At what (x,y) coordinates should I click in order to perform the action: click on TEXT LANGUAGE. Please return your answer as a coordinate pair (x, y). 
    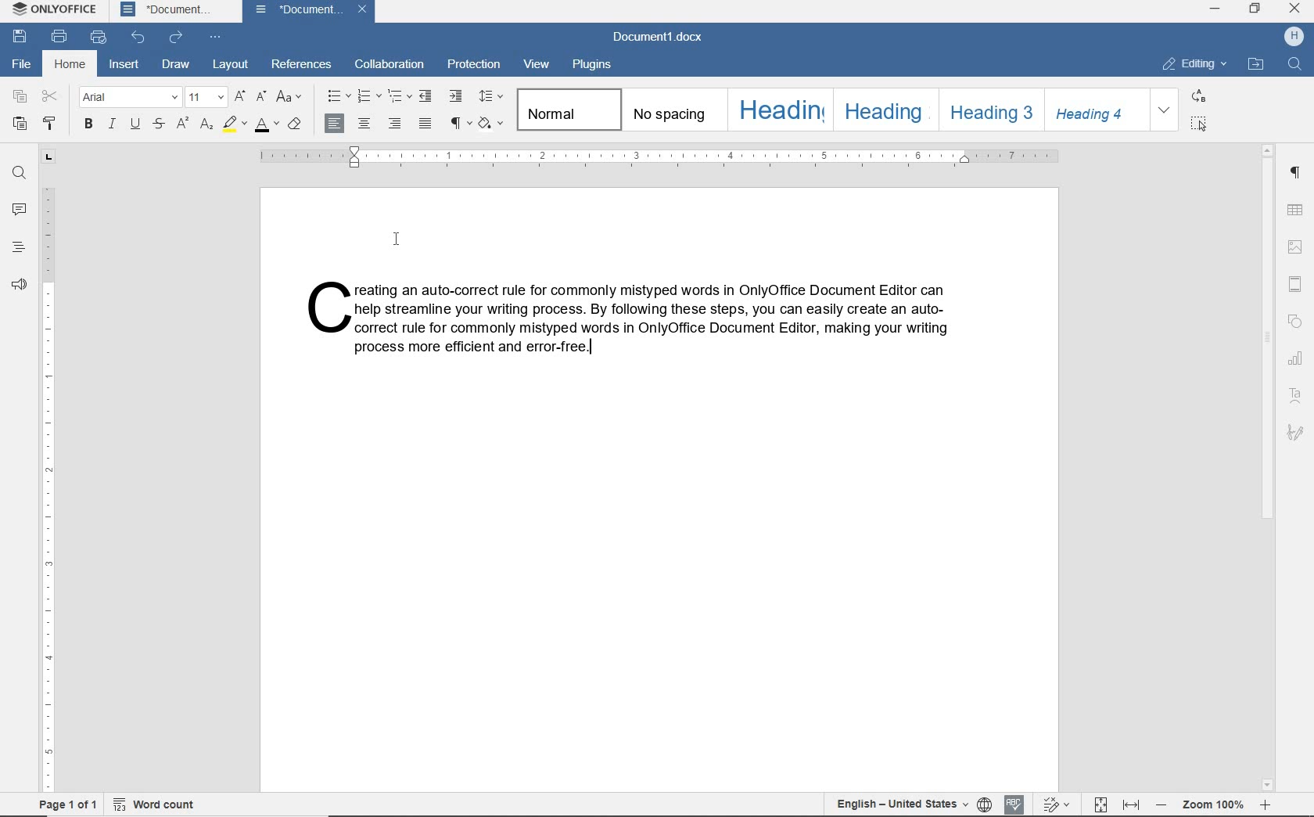
    Looking at the image, I should click on (899, 804).